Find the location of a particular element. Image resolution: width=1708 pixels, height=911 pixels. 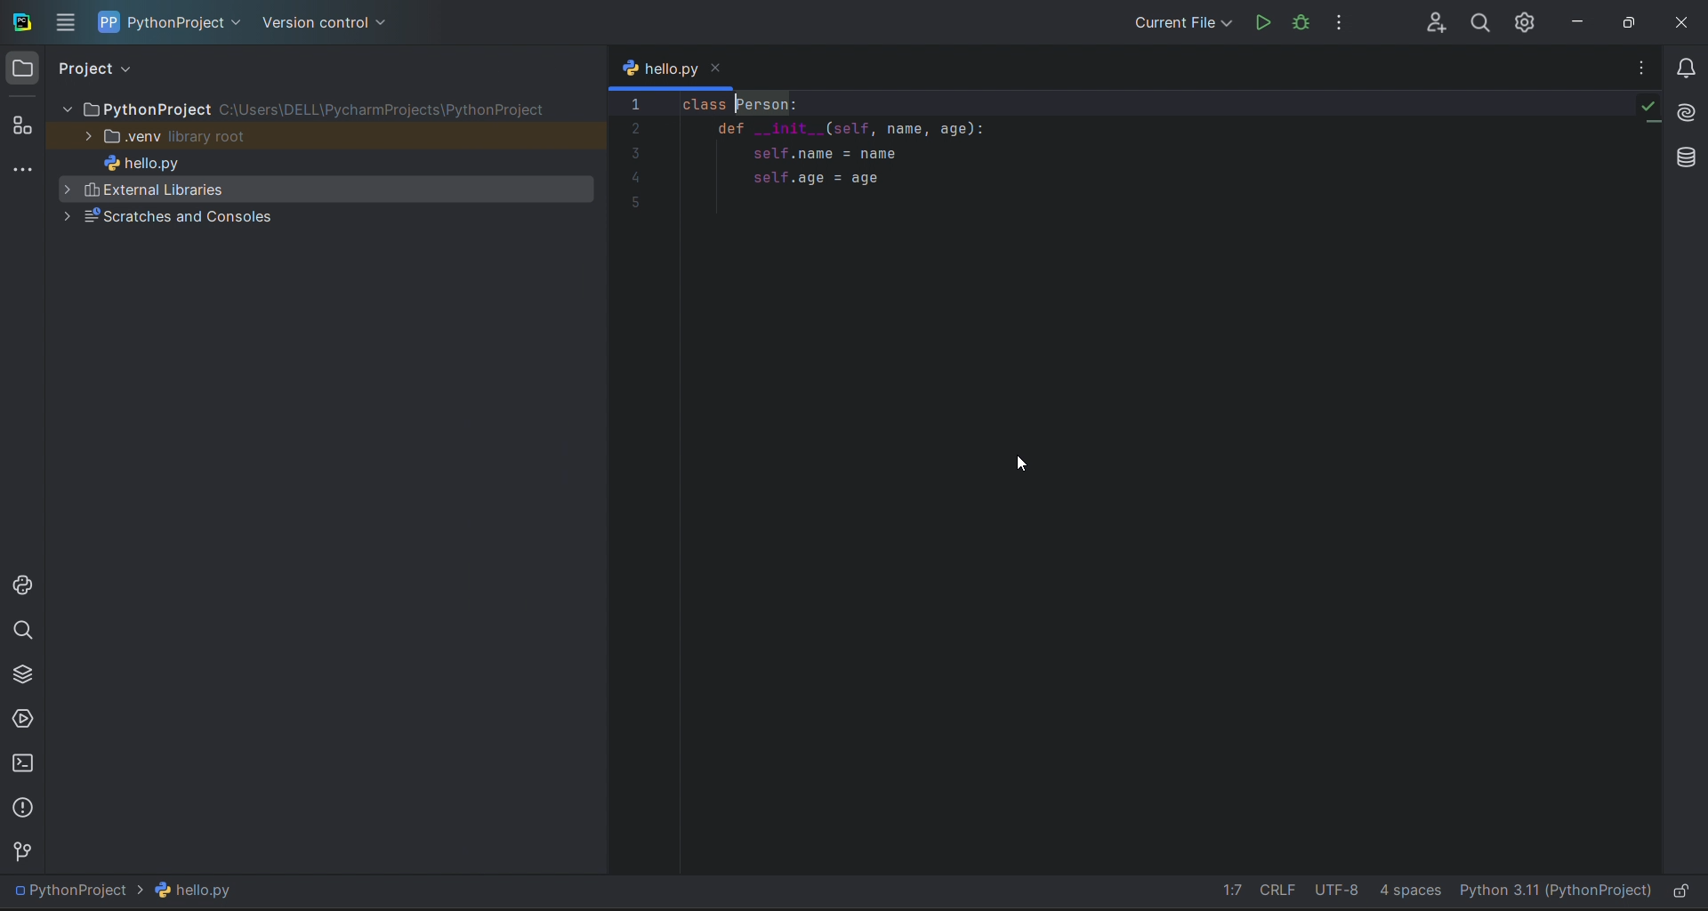

options is located at coordinates (1340, 21).